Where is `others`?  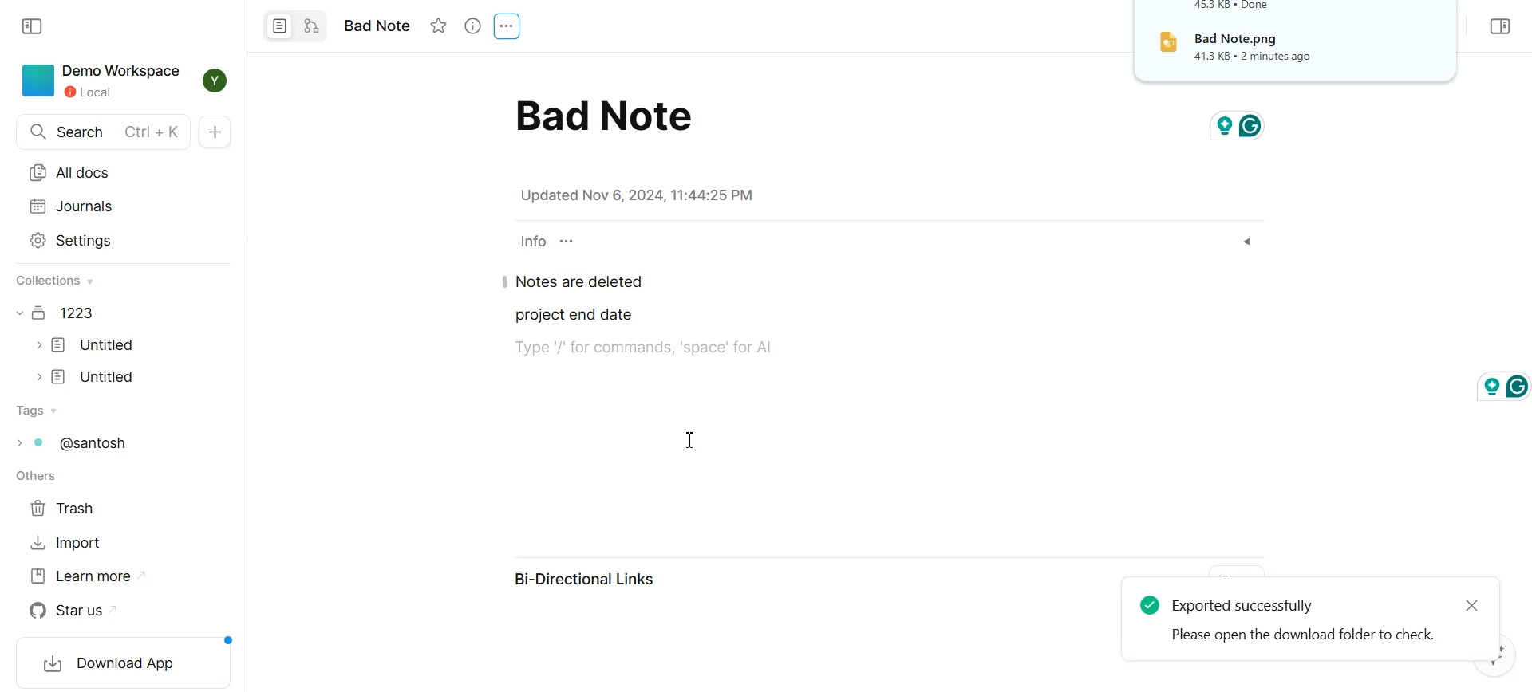 others is located at coordinates (37, 477).